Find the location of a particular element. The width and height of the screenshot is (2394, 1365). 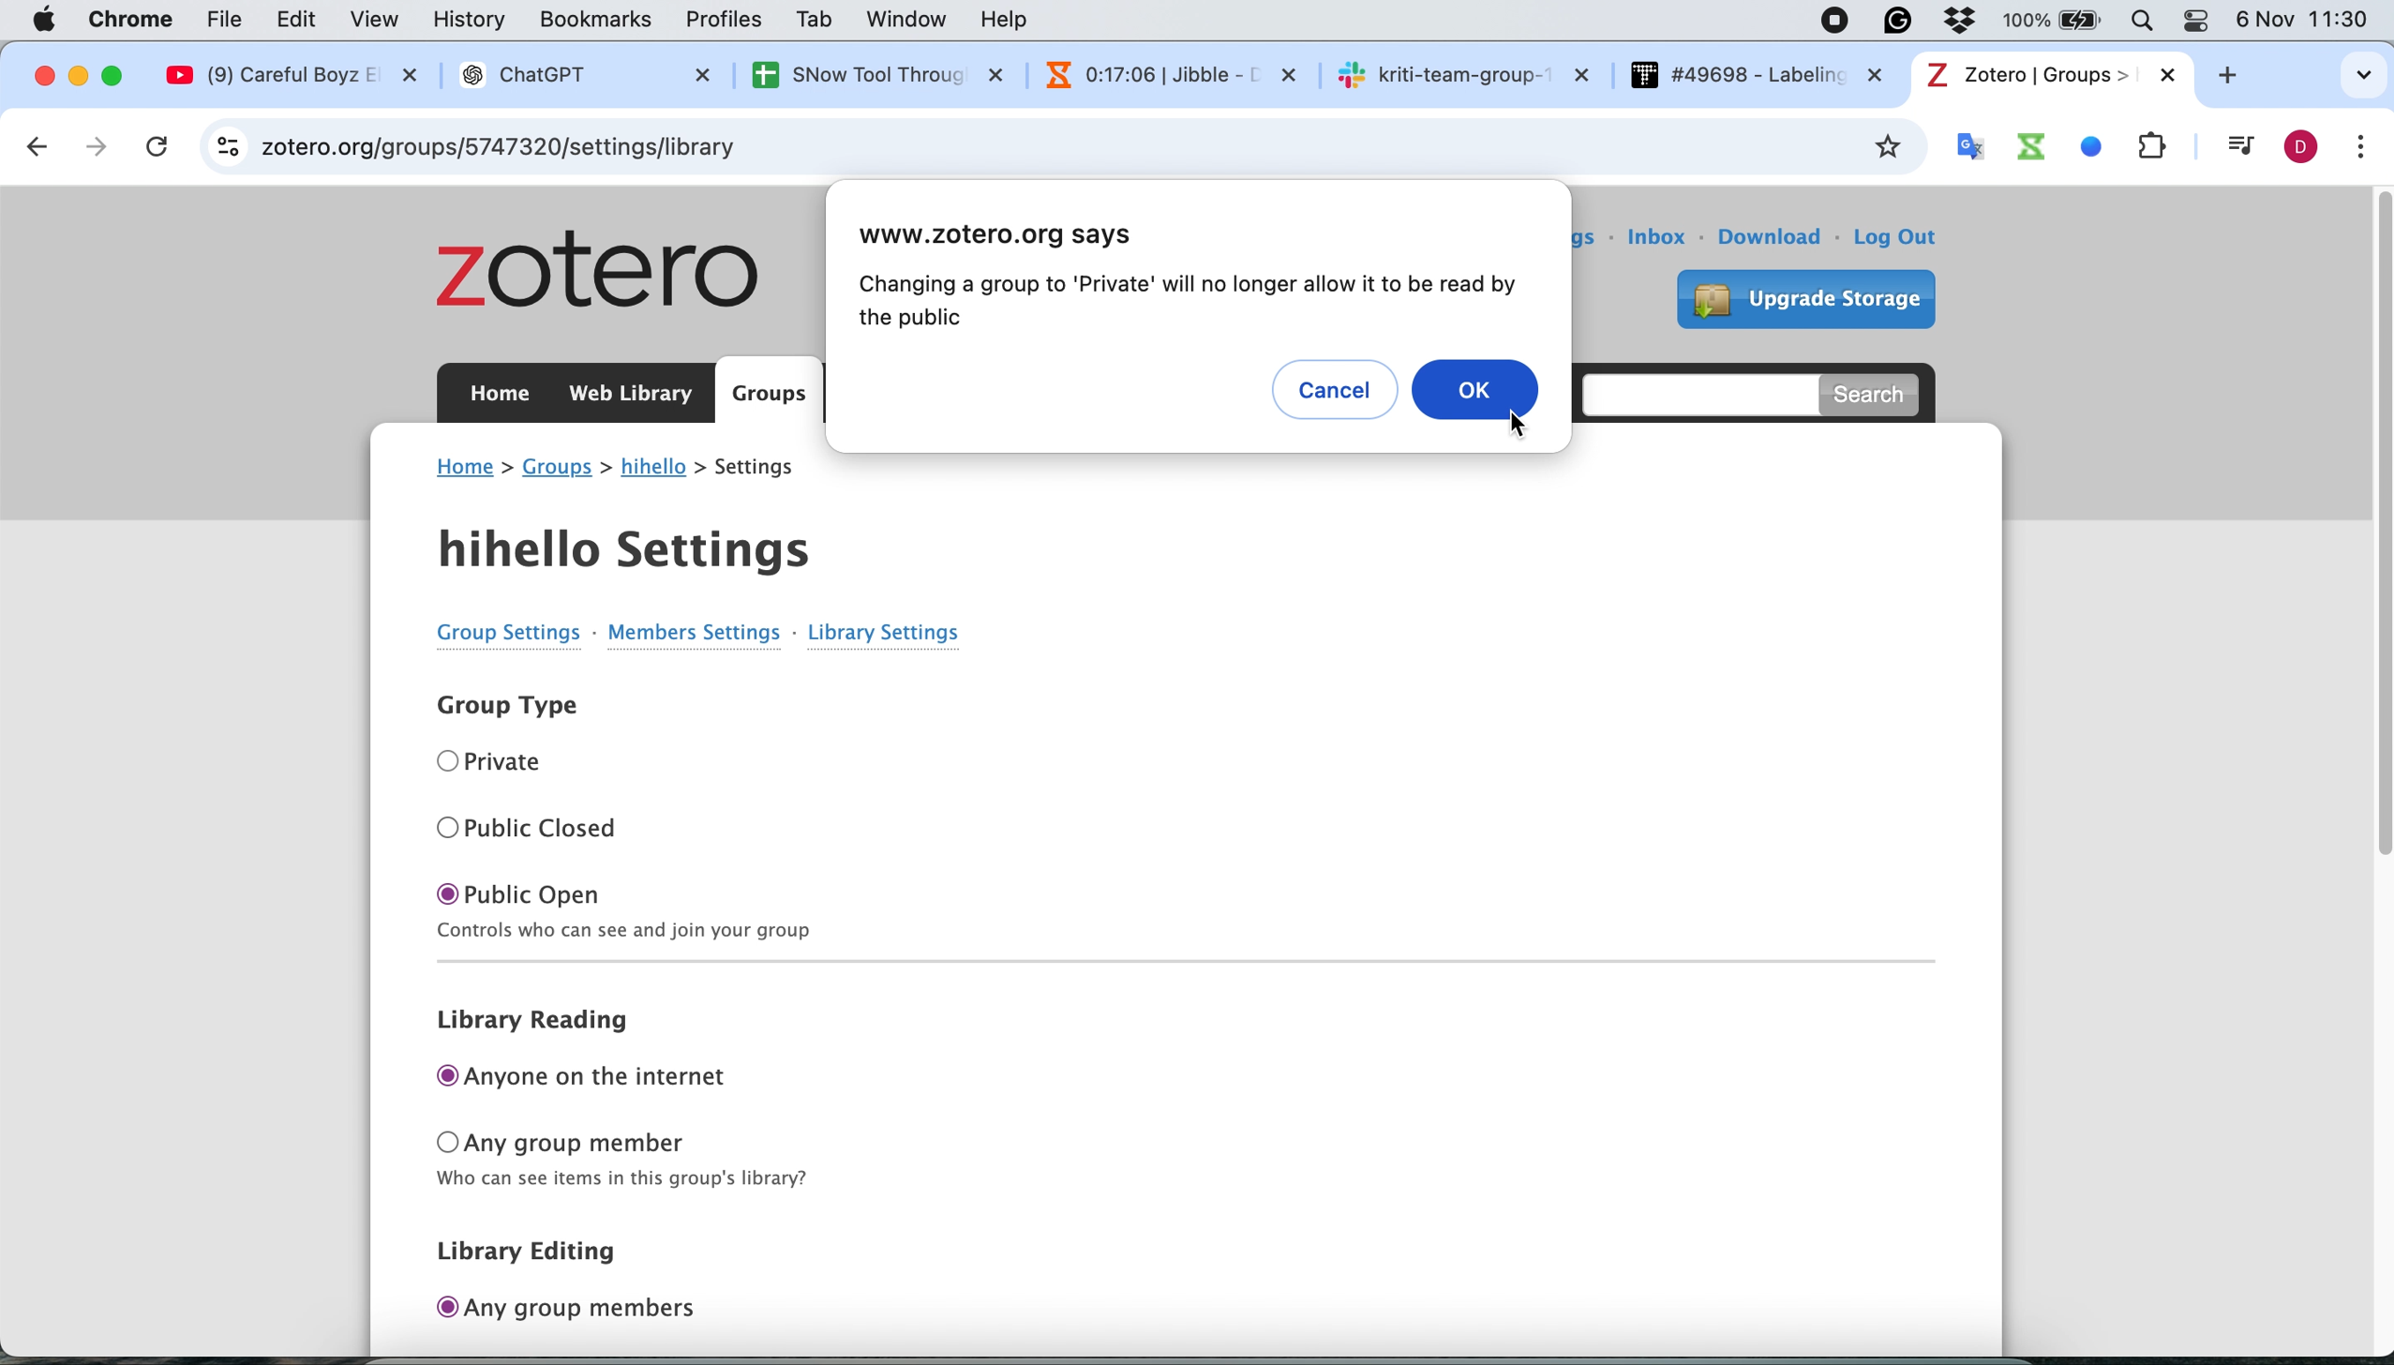

profile is located at coordinates (2296, 149).